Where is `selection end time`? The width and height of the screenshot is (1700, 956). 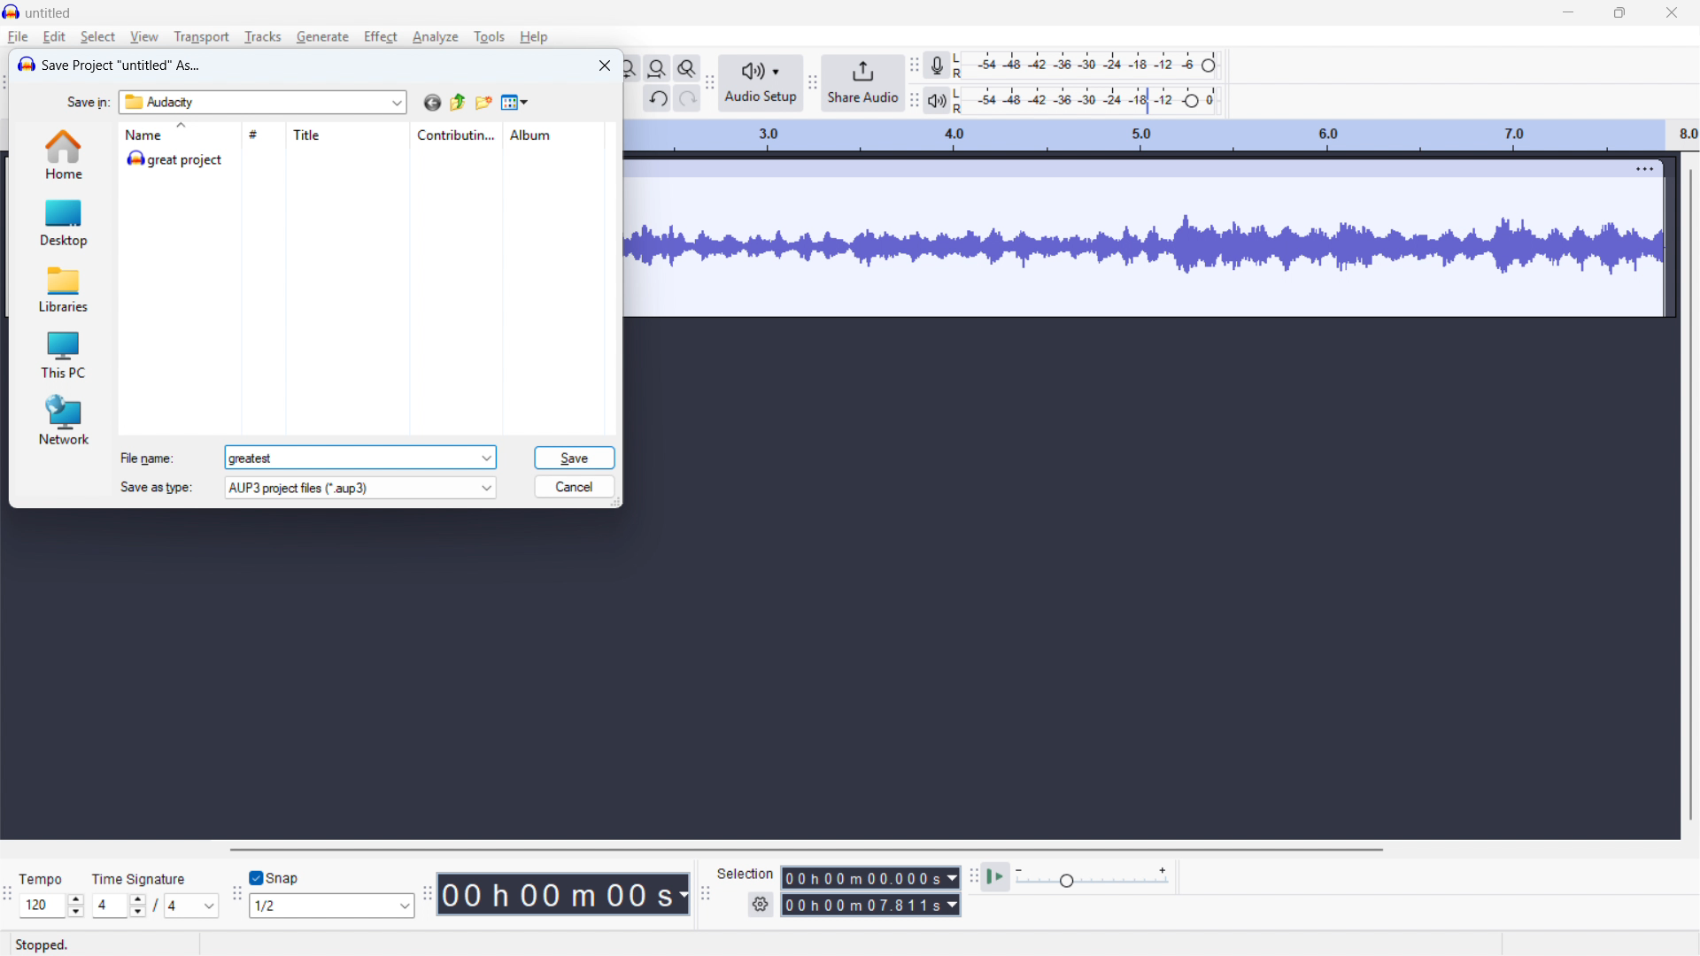
selection end time is located at coordinates (870, 906).